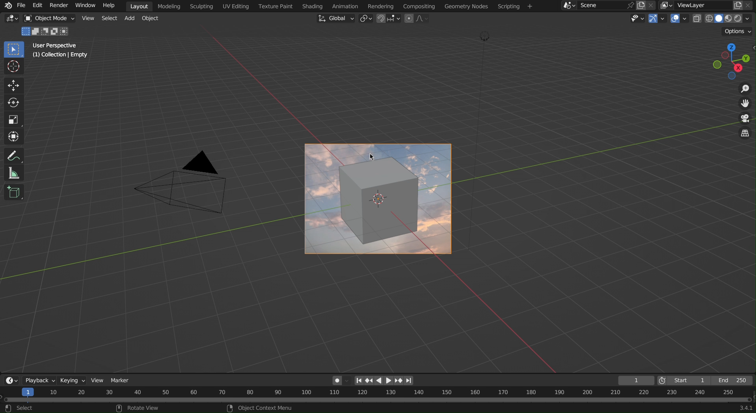  I want to click on Transform, so click(13, 136).